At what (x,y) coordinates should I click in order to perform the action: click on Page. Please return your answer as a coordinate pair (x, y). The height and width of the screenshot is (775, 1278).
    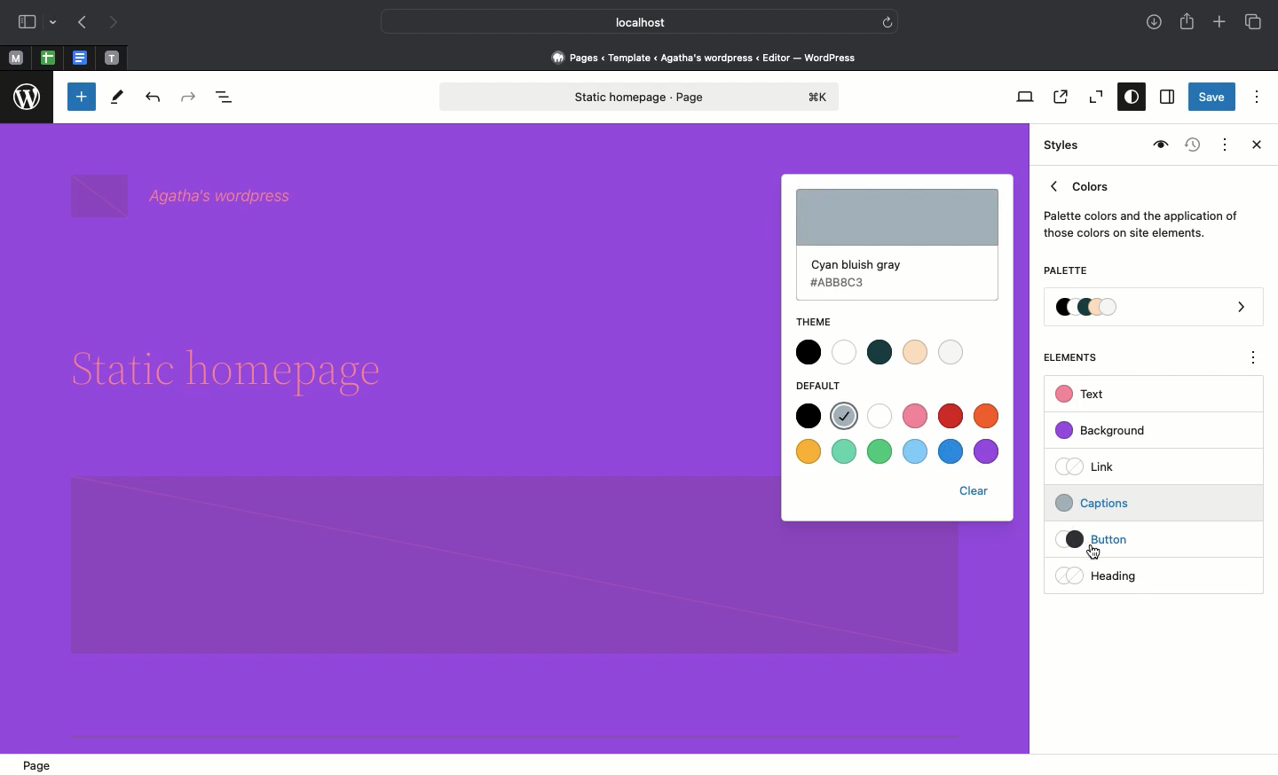
    Looking at the image, I should click on (40, 763).